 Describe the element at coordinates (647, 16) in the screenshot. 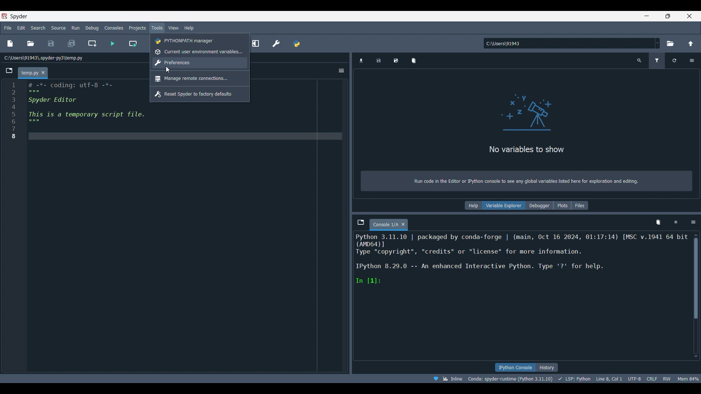

I see `Minimize` at that location.